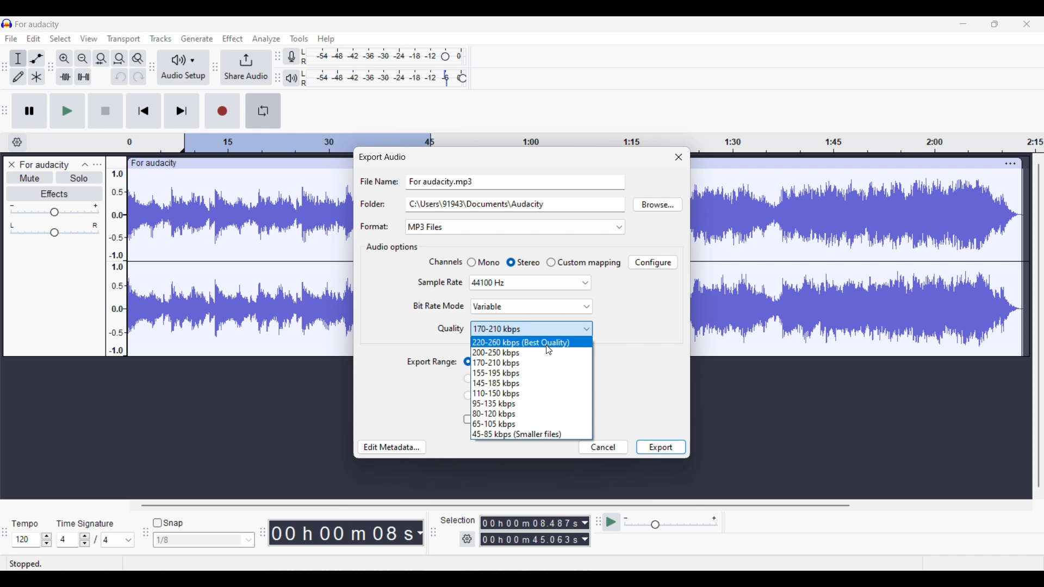 The image size is (1044, 587). What do you see at coordinates (679, 157) in the screenshot?
I see `Close` at bounding box center [679, 157].